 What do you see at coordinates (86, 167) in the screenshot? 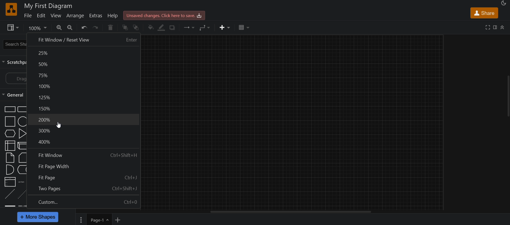
I see `fit page width` at bounding box center [86, 167].